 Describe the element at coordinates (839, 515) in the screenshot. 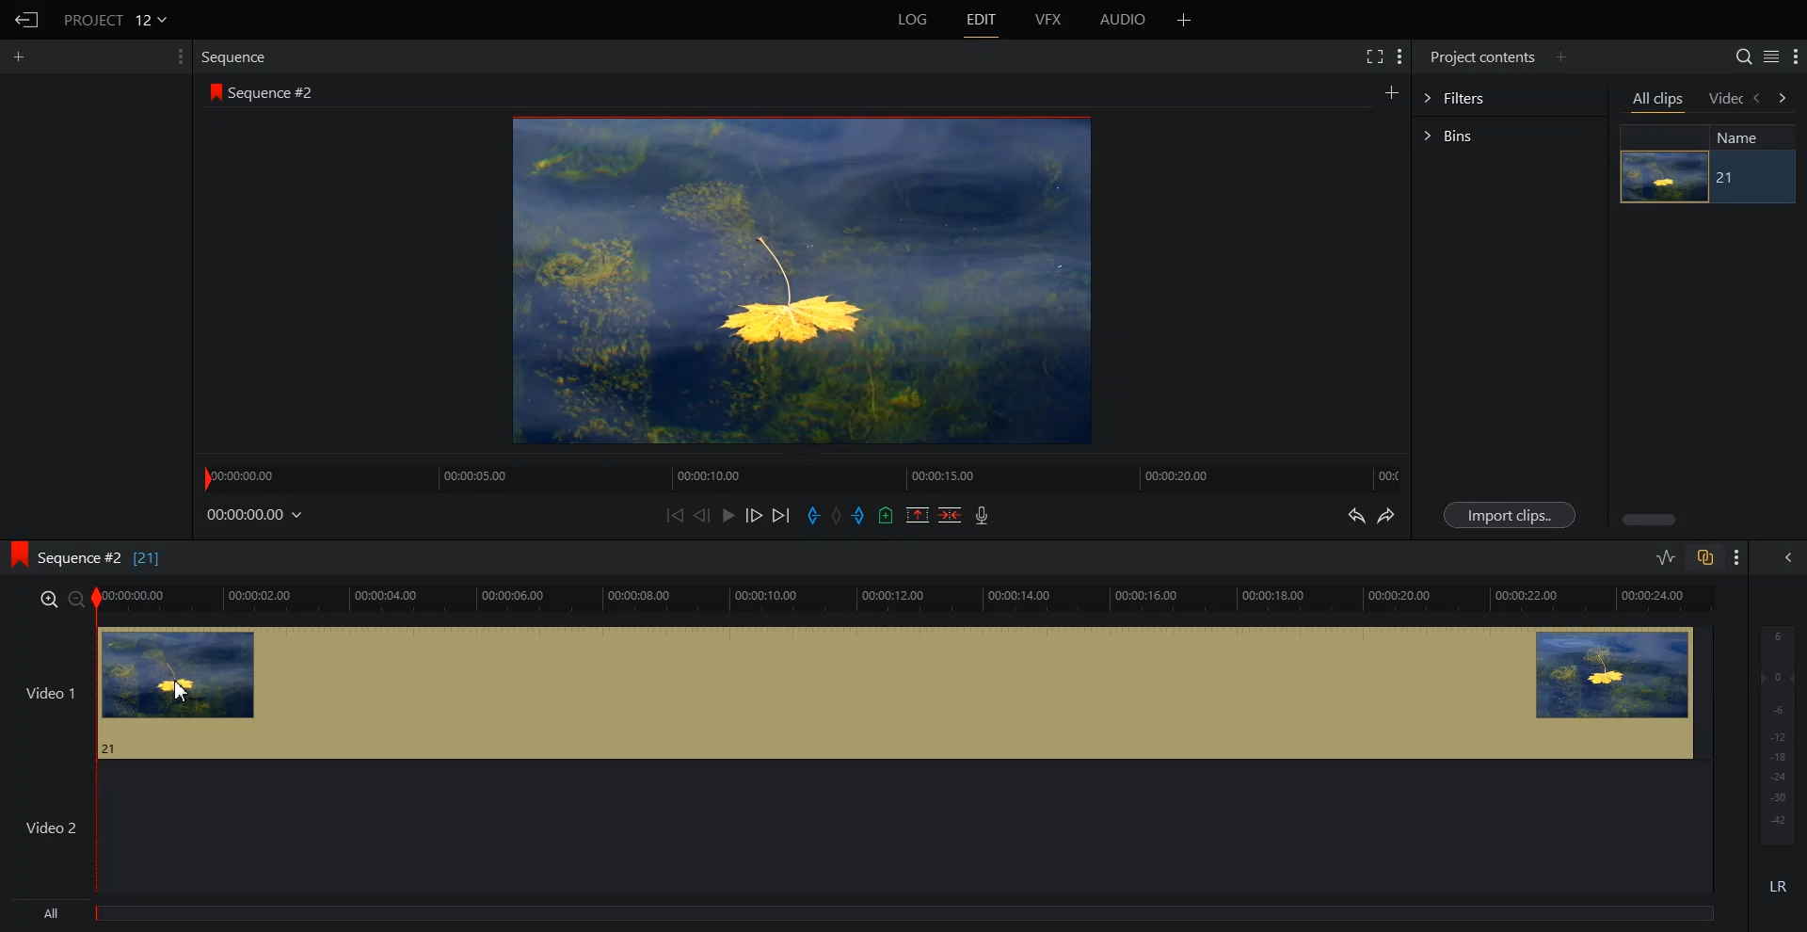

I see `Remove all mark` at that location.